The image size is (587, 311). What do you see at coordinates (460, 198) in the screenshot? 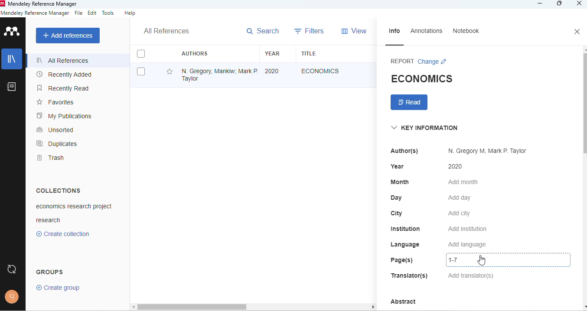
I see `add day` at bounding box center [460, 198].